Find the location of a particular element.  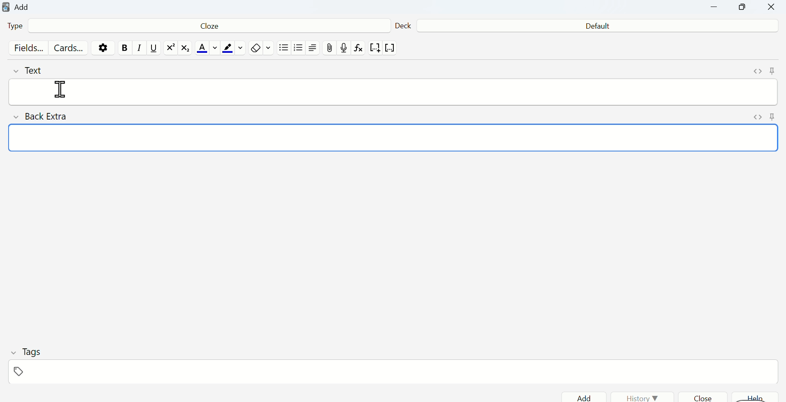

Close is located at coordinates (770, 8).